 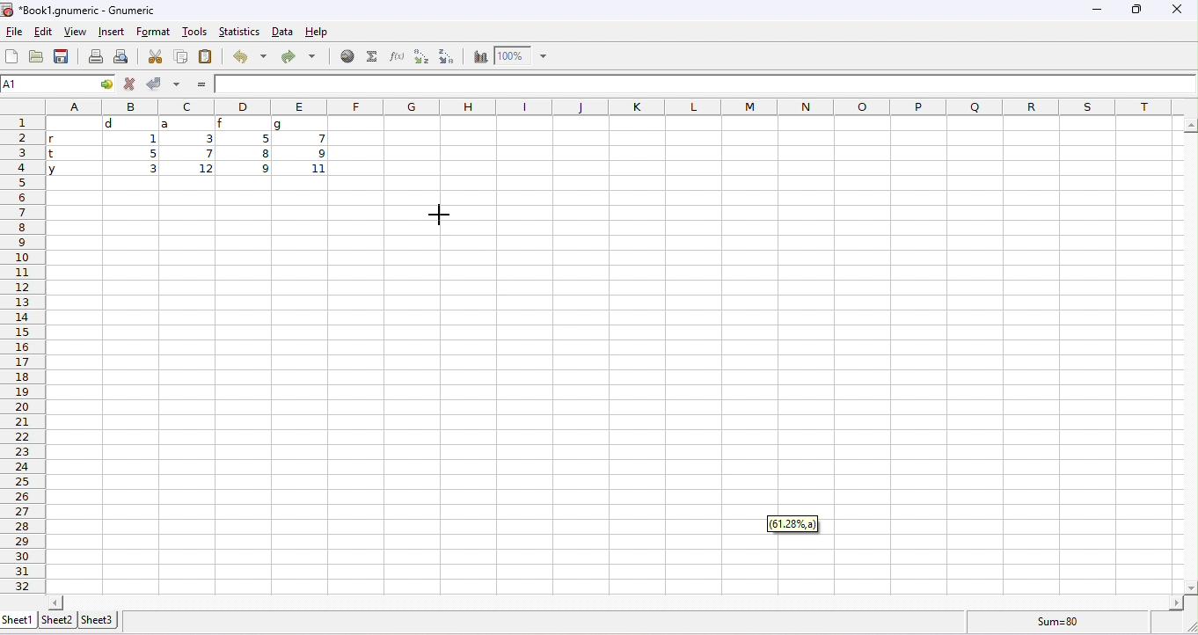 I want to click on =, so click(x=203, y=84).